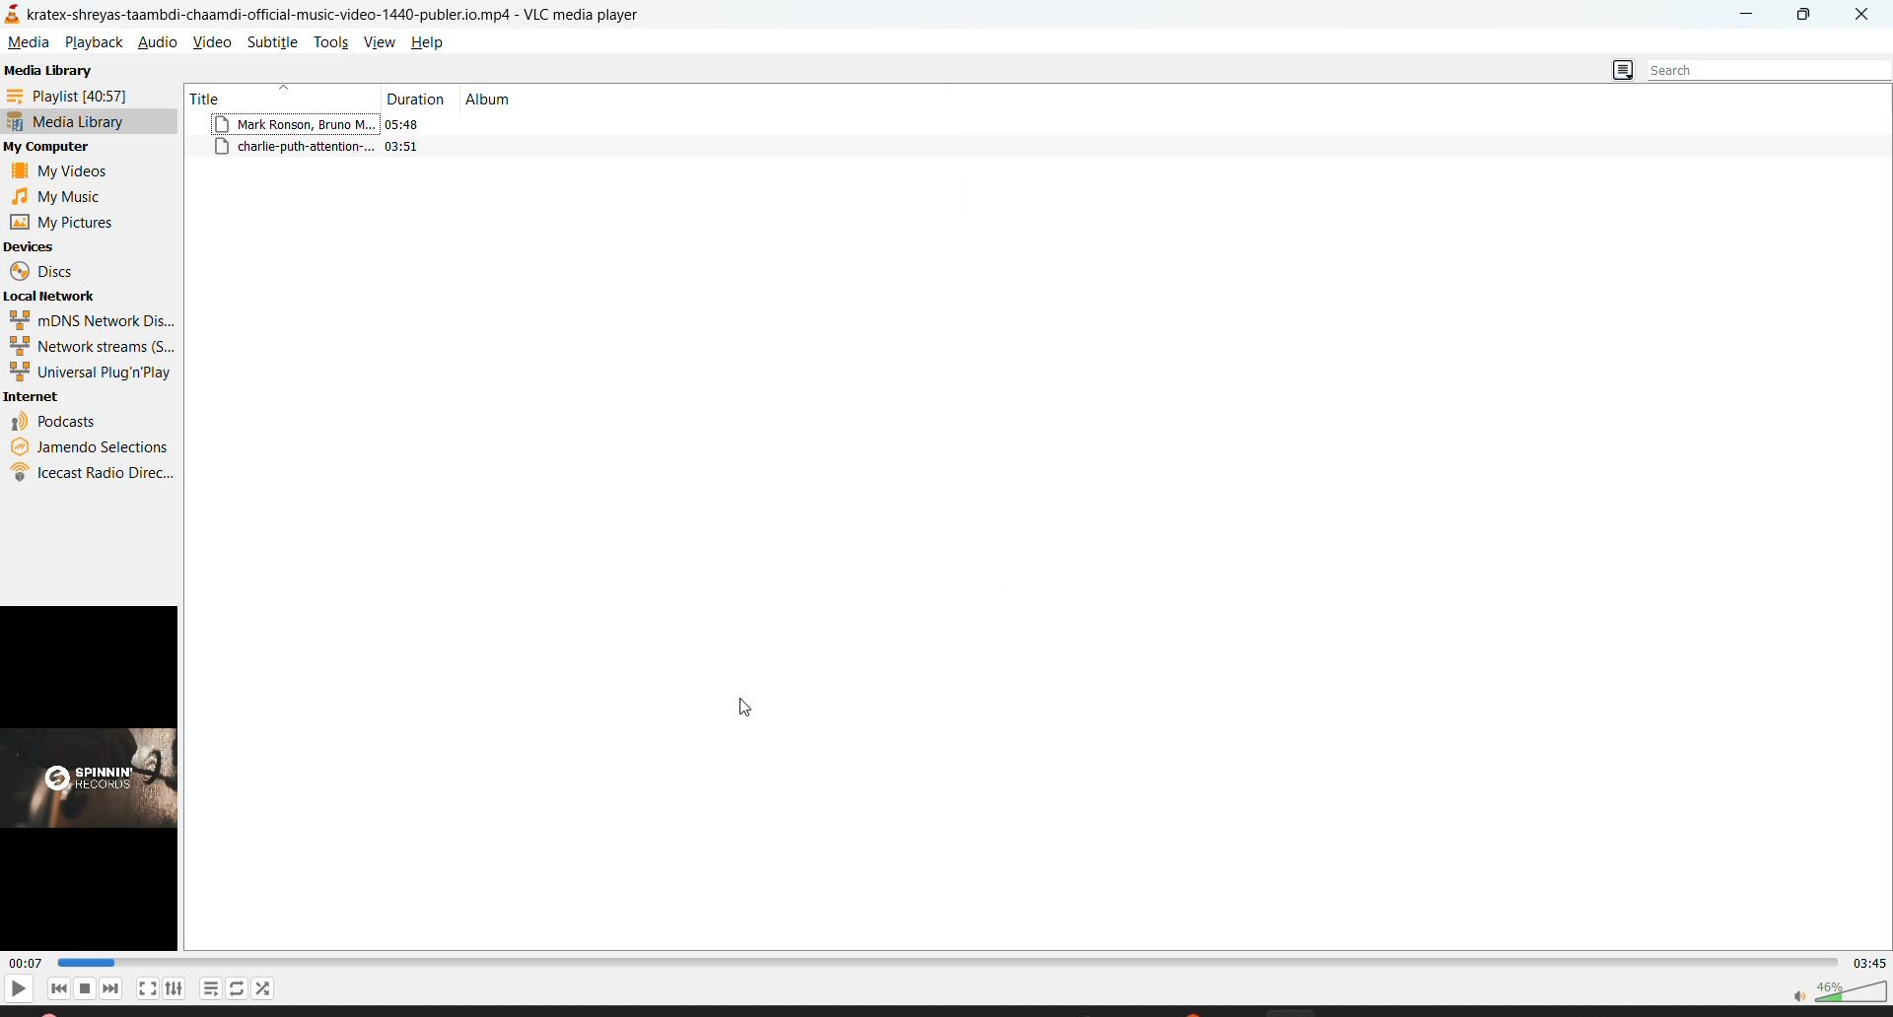 The width and height of the screenshot is (1893, 1017). What do you see at coordinates (94, 322) in the screenshot?
I see `mdns network` at bounding box center [94, 322].